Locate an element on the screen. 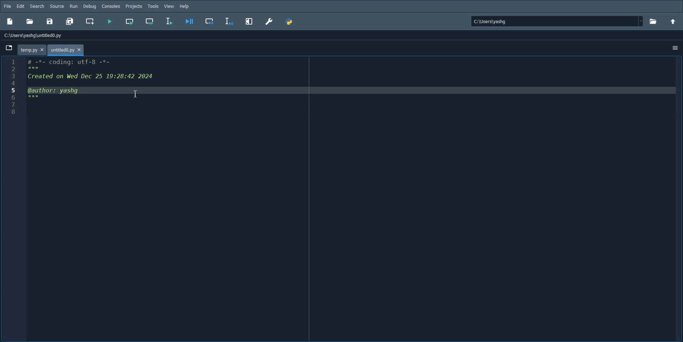 The width and height of the screenshot is (683, 342). New Project is located at coordinates (10, 21).